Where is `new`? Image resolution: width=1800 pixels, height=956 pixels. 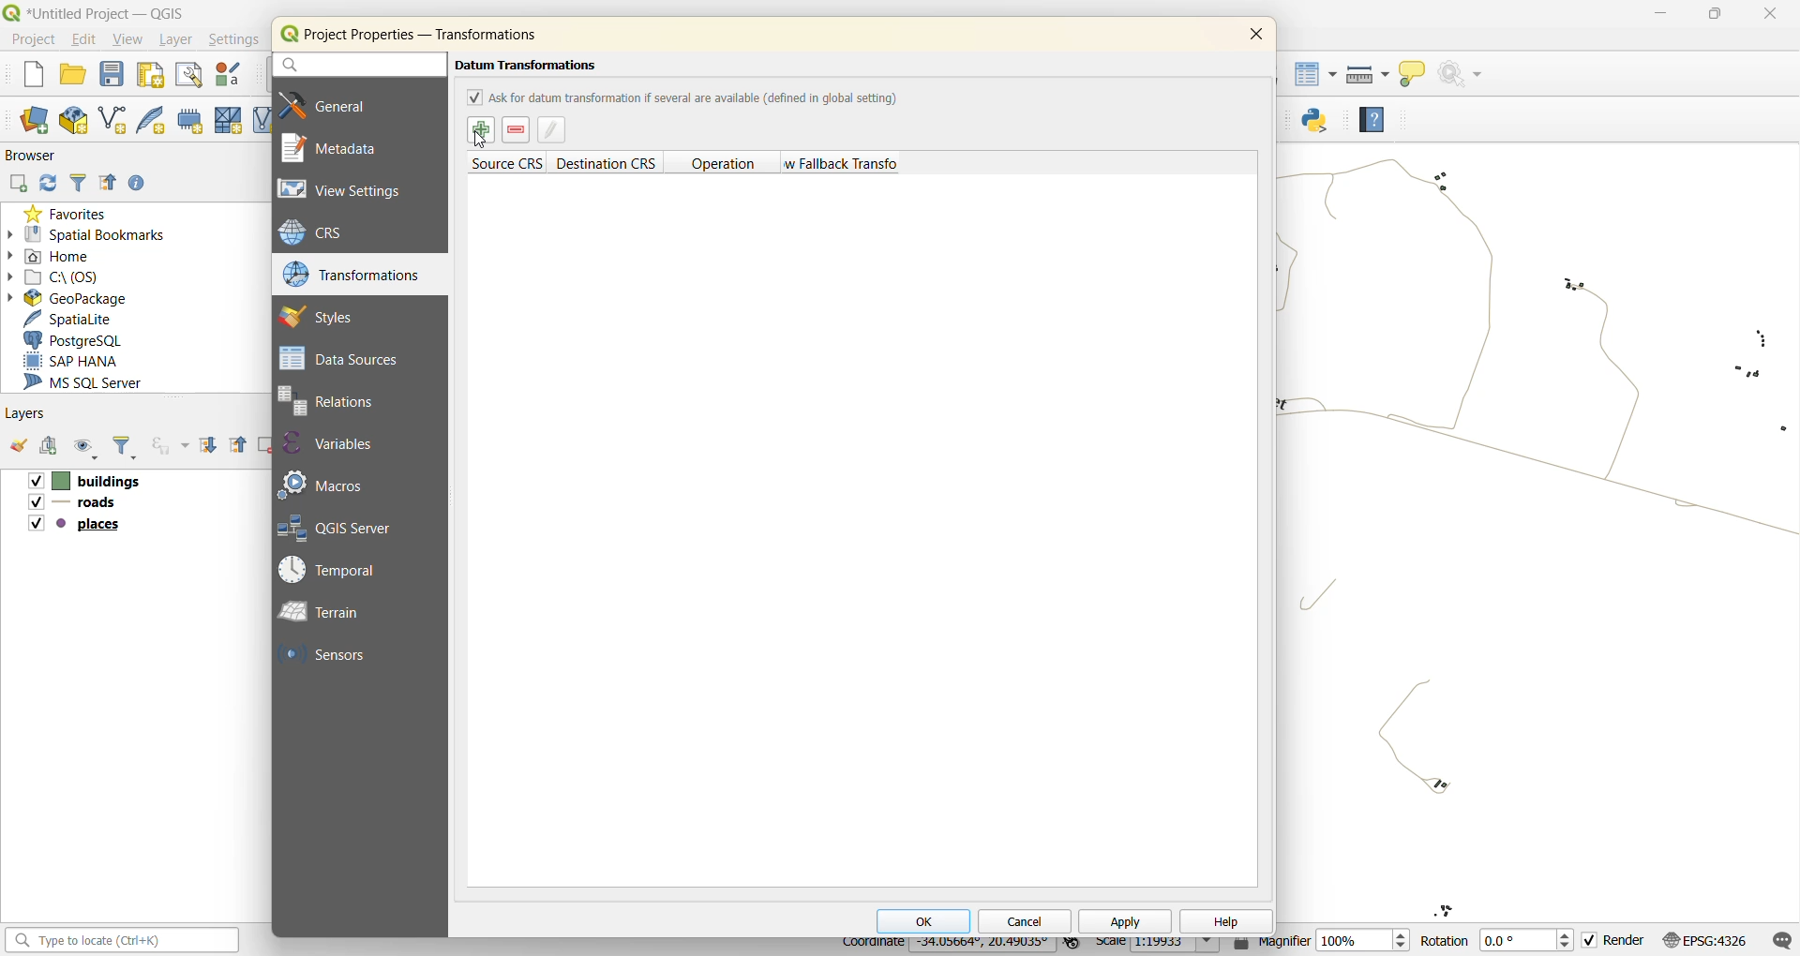 new is located at coordinates (30, 77).